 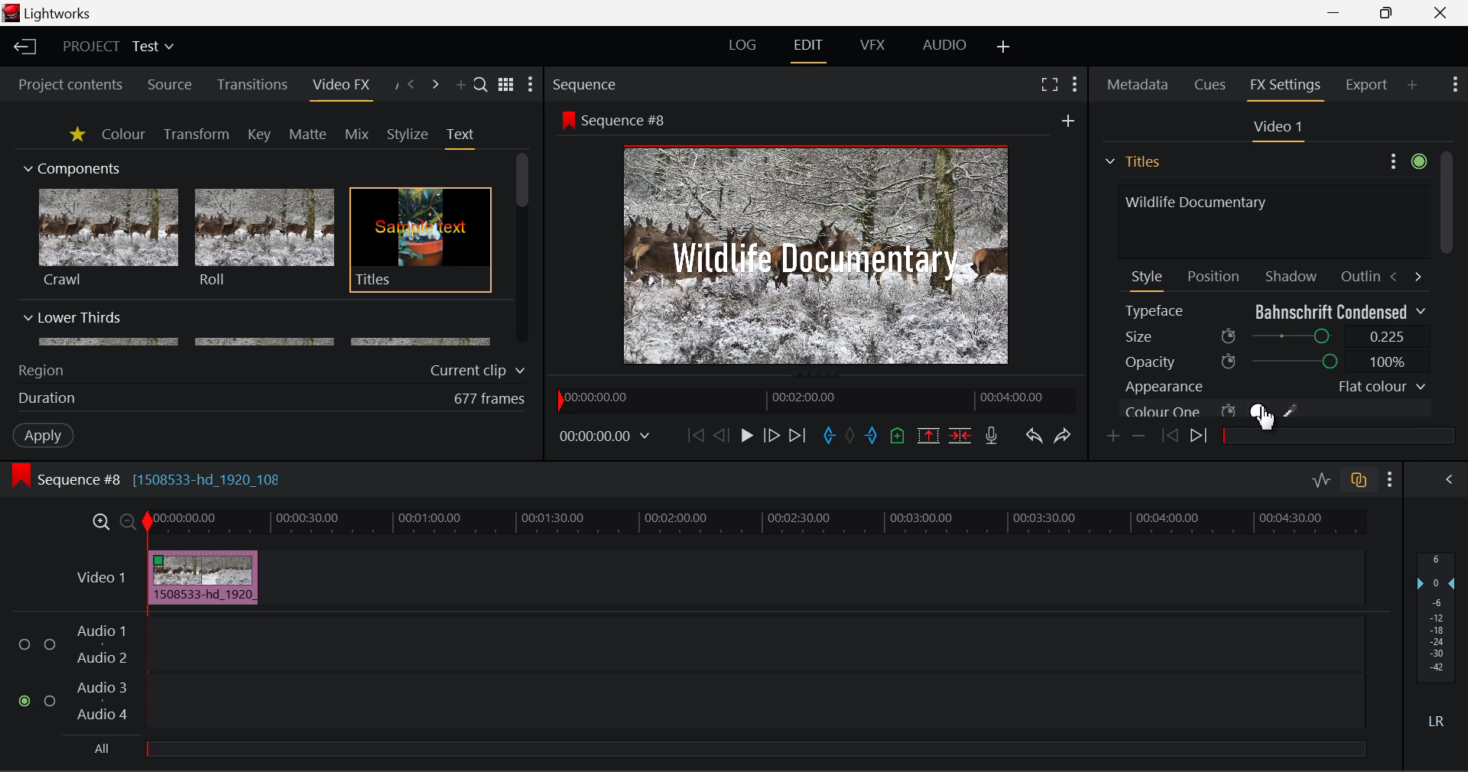 What do you see at coordinates (820, 258) in the screenshot?
I see `Text Size Updated in Preview` at bounding box center [820, 258].